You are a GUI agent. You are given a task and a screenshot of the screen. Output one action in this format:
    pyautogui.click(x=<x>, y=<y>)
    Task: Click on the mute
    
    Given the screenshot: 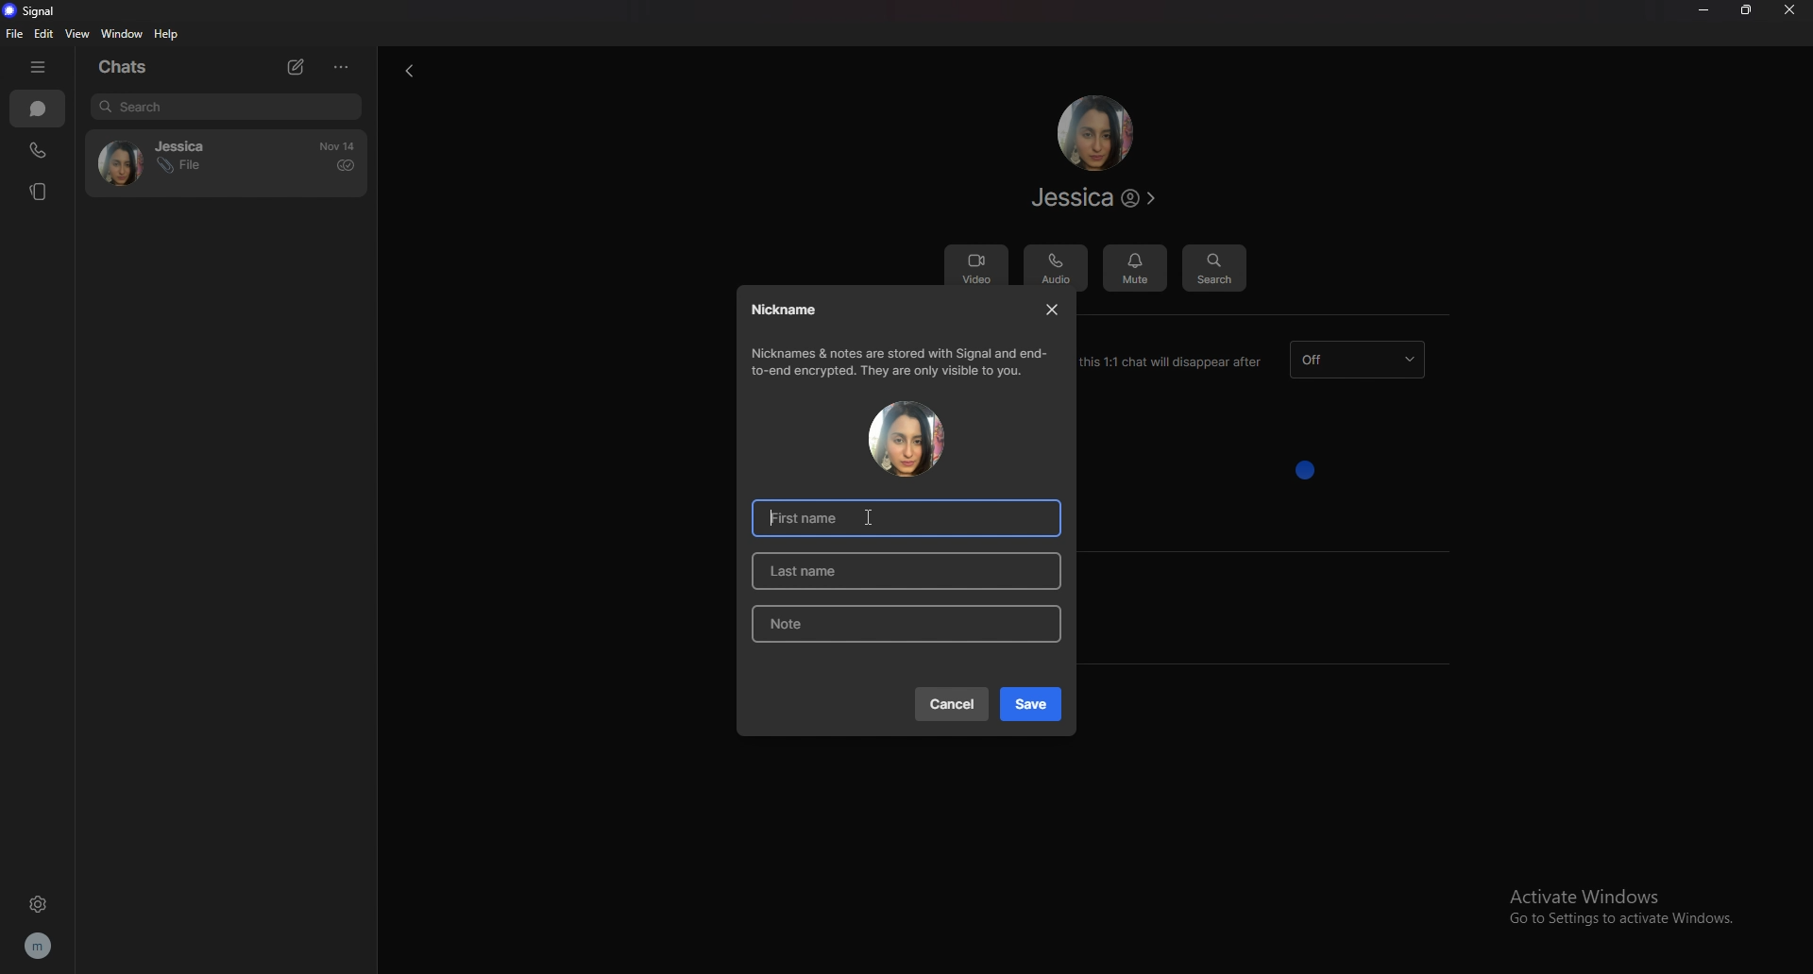 What is the action you would take?
    pyautogui.click(x=1135, y=268)
    